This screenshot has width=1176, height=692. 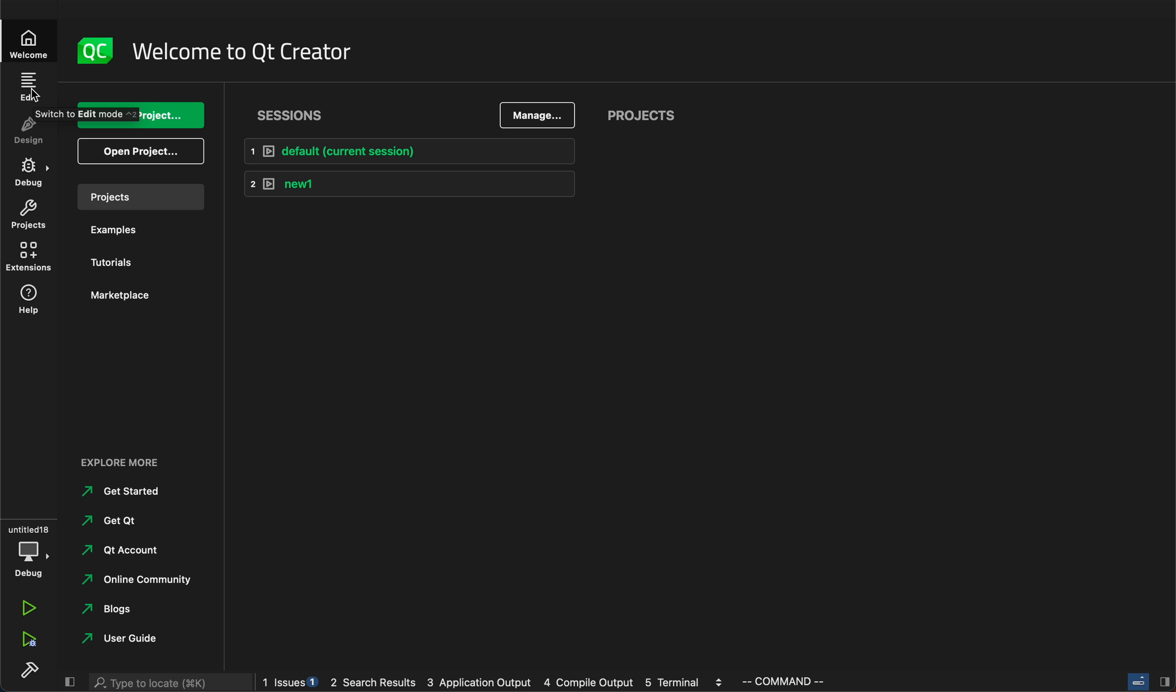 What do you see at coordinates (640, 112) in the screenshot?
I see `projects` at bounding box center [640, 112].